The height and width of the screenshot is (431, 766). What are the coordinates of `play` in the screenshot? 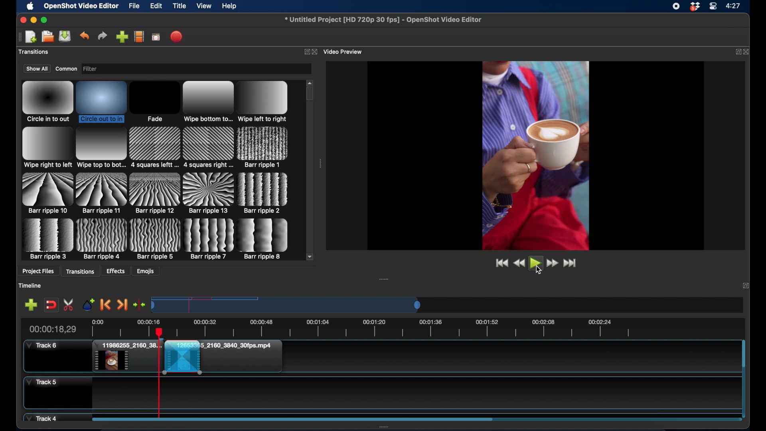 It's located at (536, 264).